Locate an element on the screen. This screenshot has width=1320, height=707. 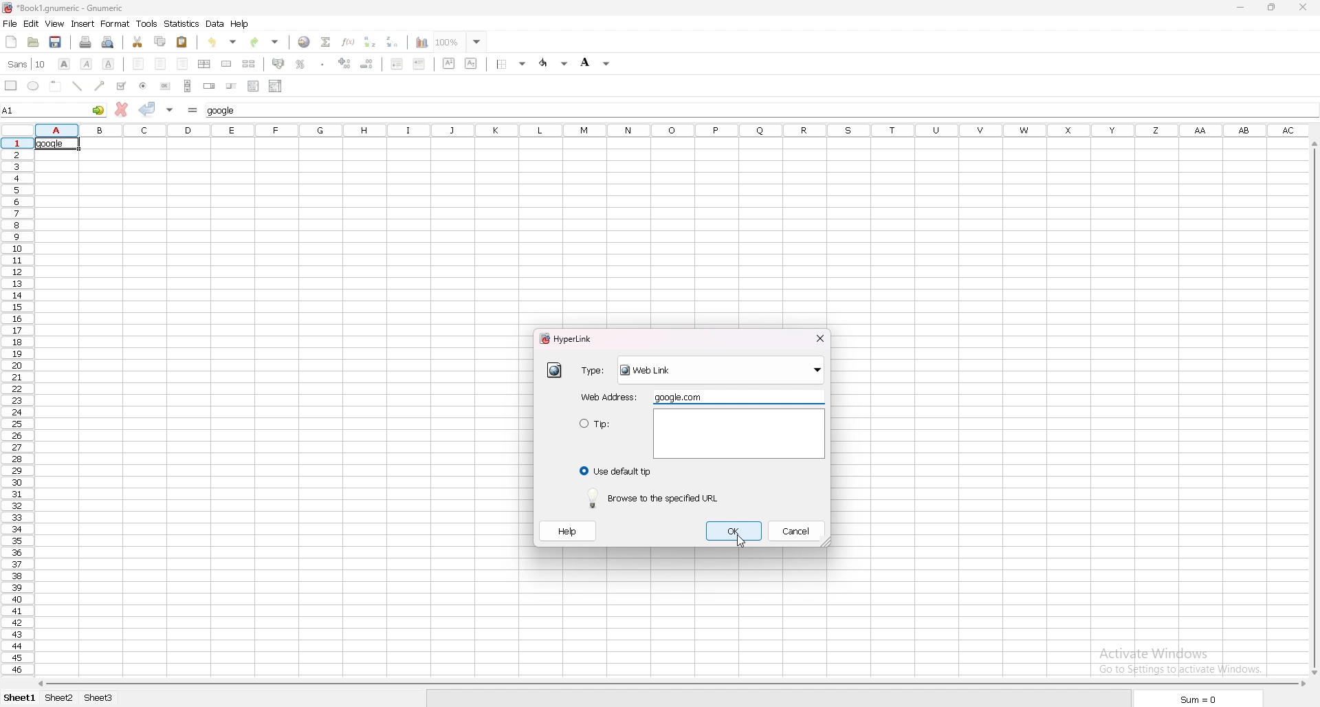
slider is located at coordinates (231, 85).